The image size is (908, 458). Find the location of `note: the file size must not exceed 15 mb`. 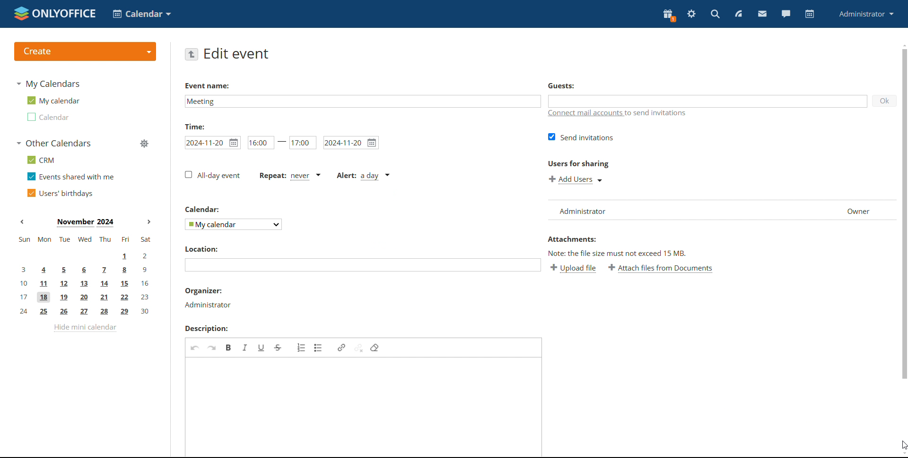

note: the file size must not exceed 15 mb is located at coordinates (618, 254).